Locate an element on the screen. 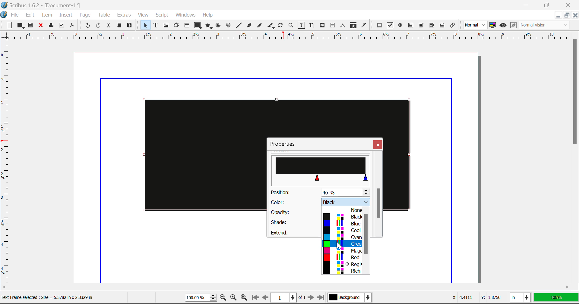 The width and height of the screenshot is (579, 304). Toggle Color Management is located at coordinates (493, 25).